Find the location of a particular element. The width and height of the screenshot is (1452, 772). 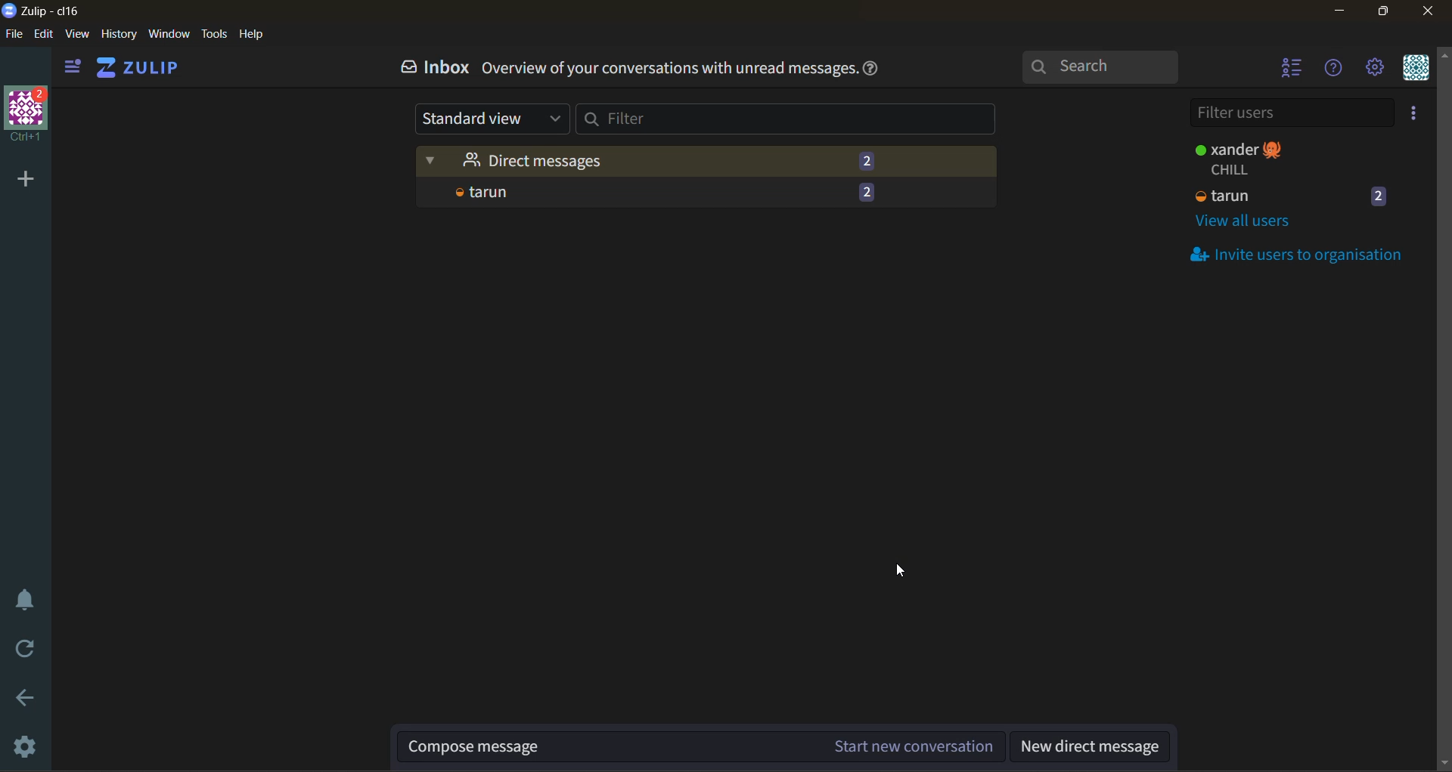

Overview of your conversations with unread messages. is located at coordinates (669, 70).